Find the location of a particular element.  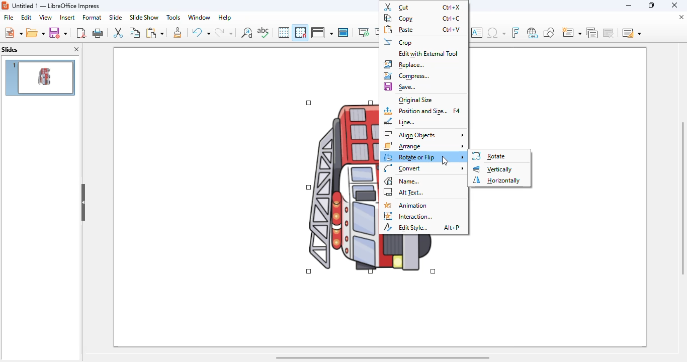

slide is located at coordinates (116, 17).